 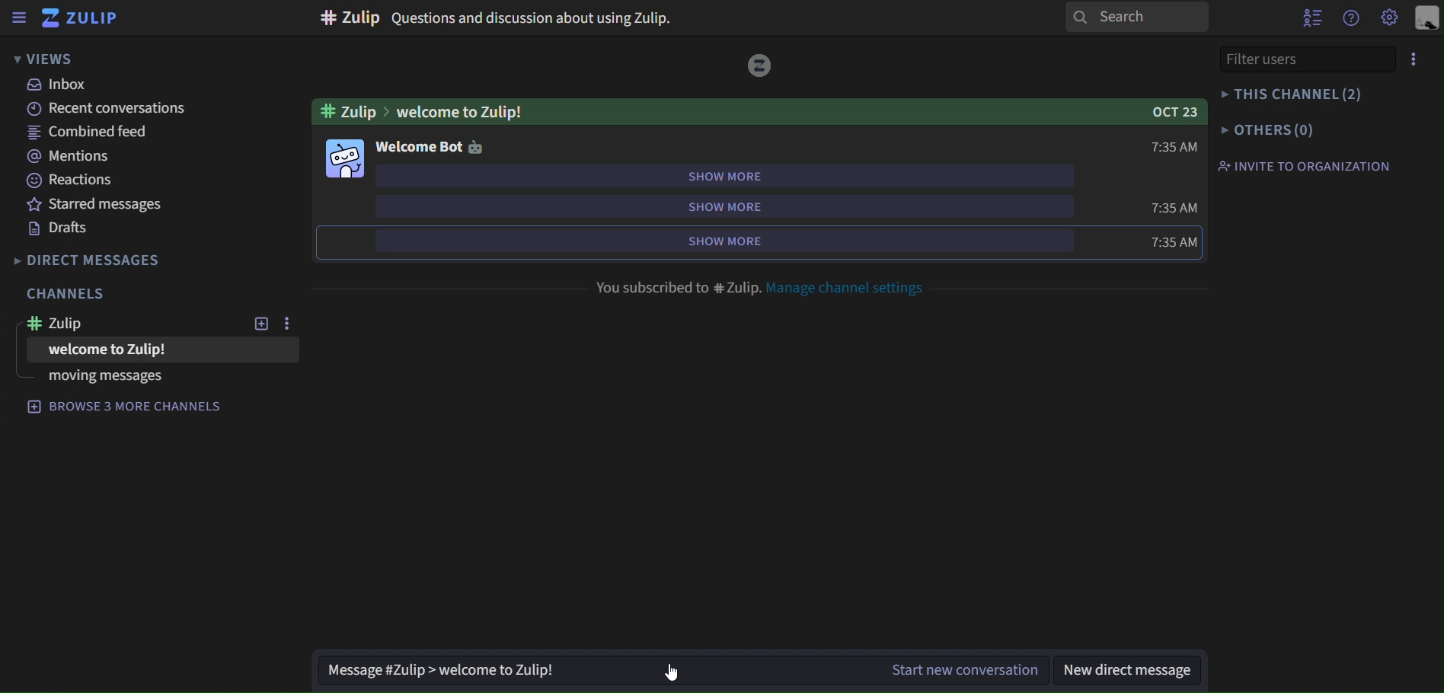 I want to click on direct messages, so click(x=89, y=260).